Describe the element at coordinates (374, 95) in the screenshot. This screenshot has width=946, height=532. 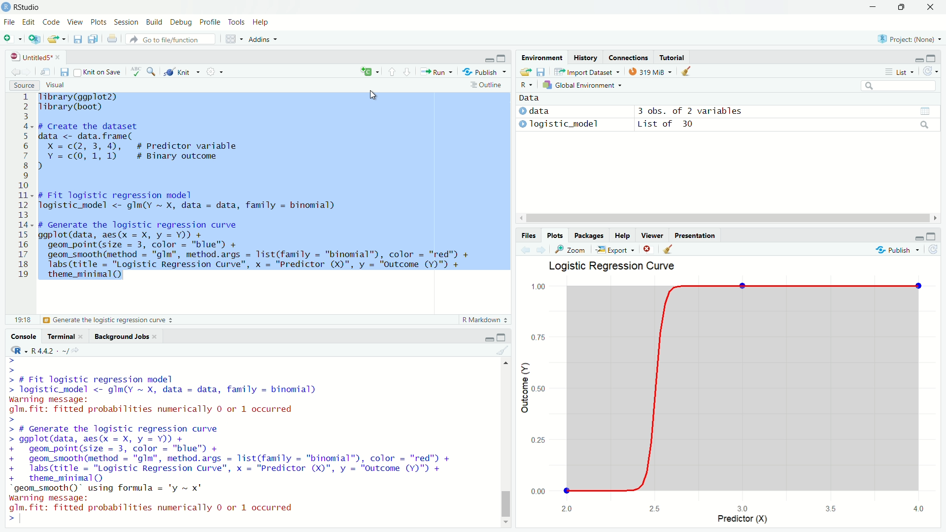
I see `cursor` at that location.